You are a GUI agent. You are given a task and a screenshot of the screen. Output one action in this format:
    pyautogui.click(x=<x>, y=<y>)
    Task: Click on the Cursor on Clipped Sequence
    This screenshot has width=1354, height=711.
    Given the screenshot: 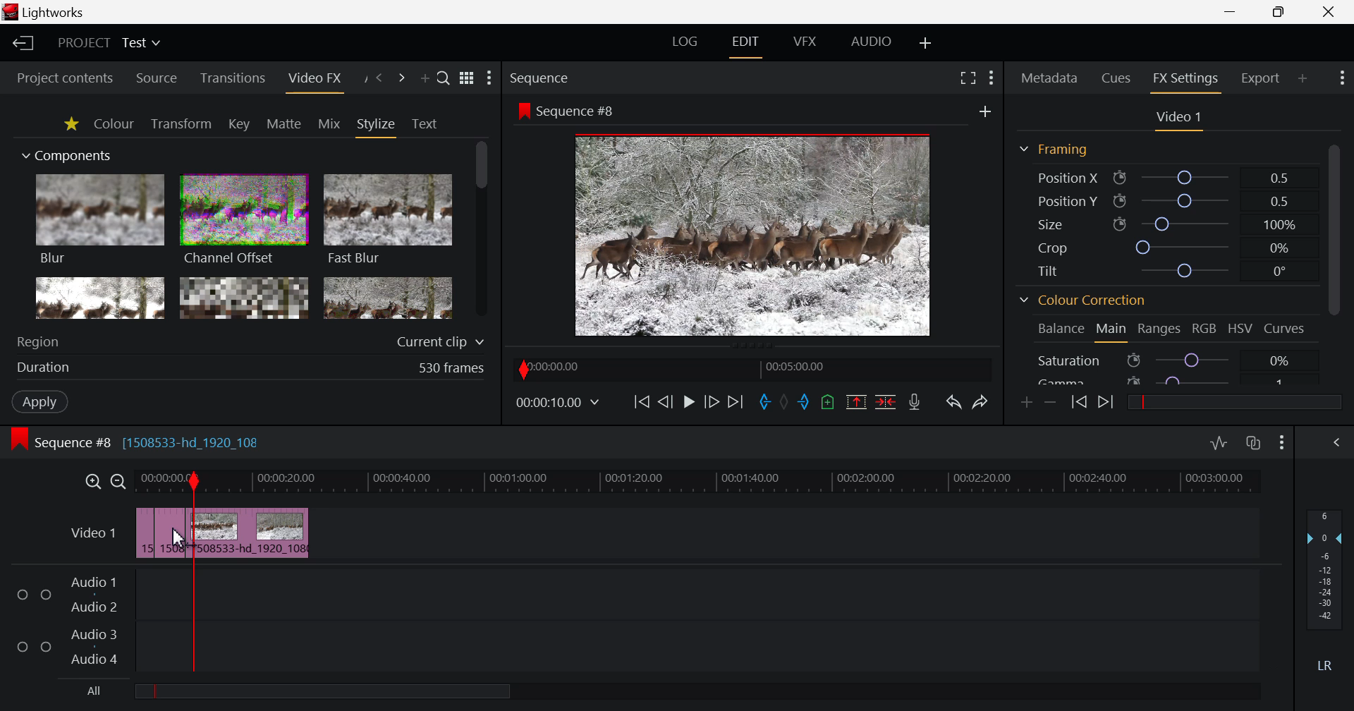 What is the action you would take?
    pyautogui.click(x=169, y=533)
    